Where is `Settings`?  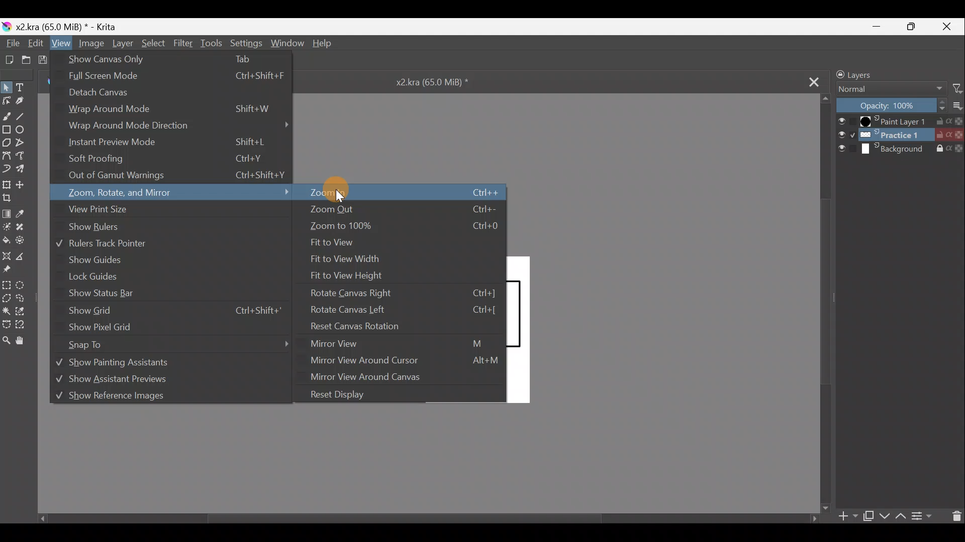 Settings is located at coordinates (245, 45).